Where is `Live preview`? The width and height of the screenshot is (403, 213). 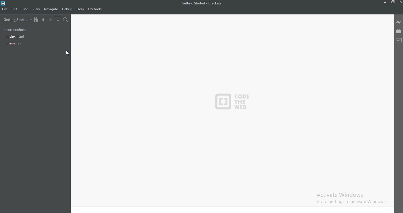
Live preview is located at coordinates (399, 22).